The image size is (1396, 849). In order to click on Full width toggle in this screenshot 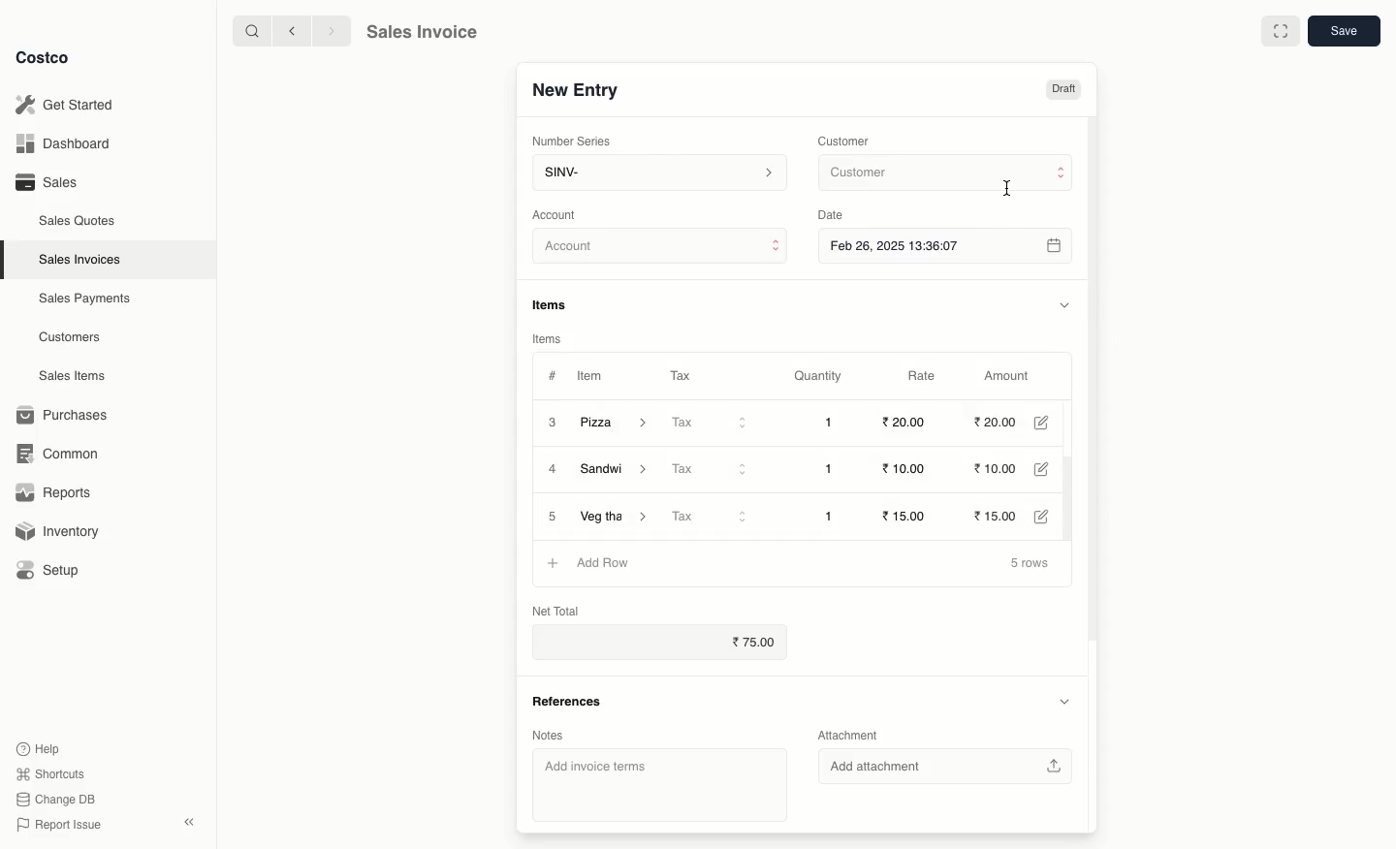, I will do `click(1279, 32)`.